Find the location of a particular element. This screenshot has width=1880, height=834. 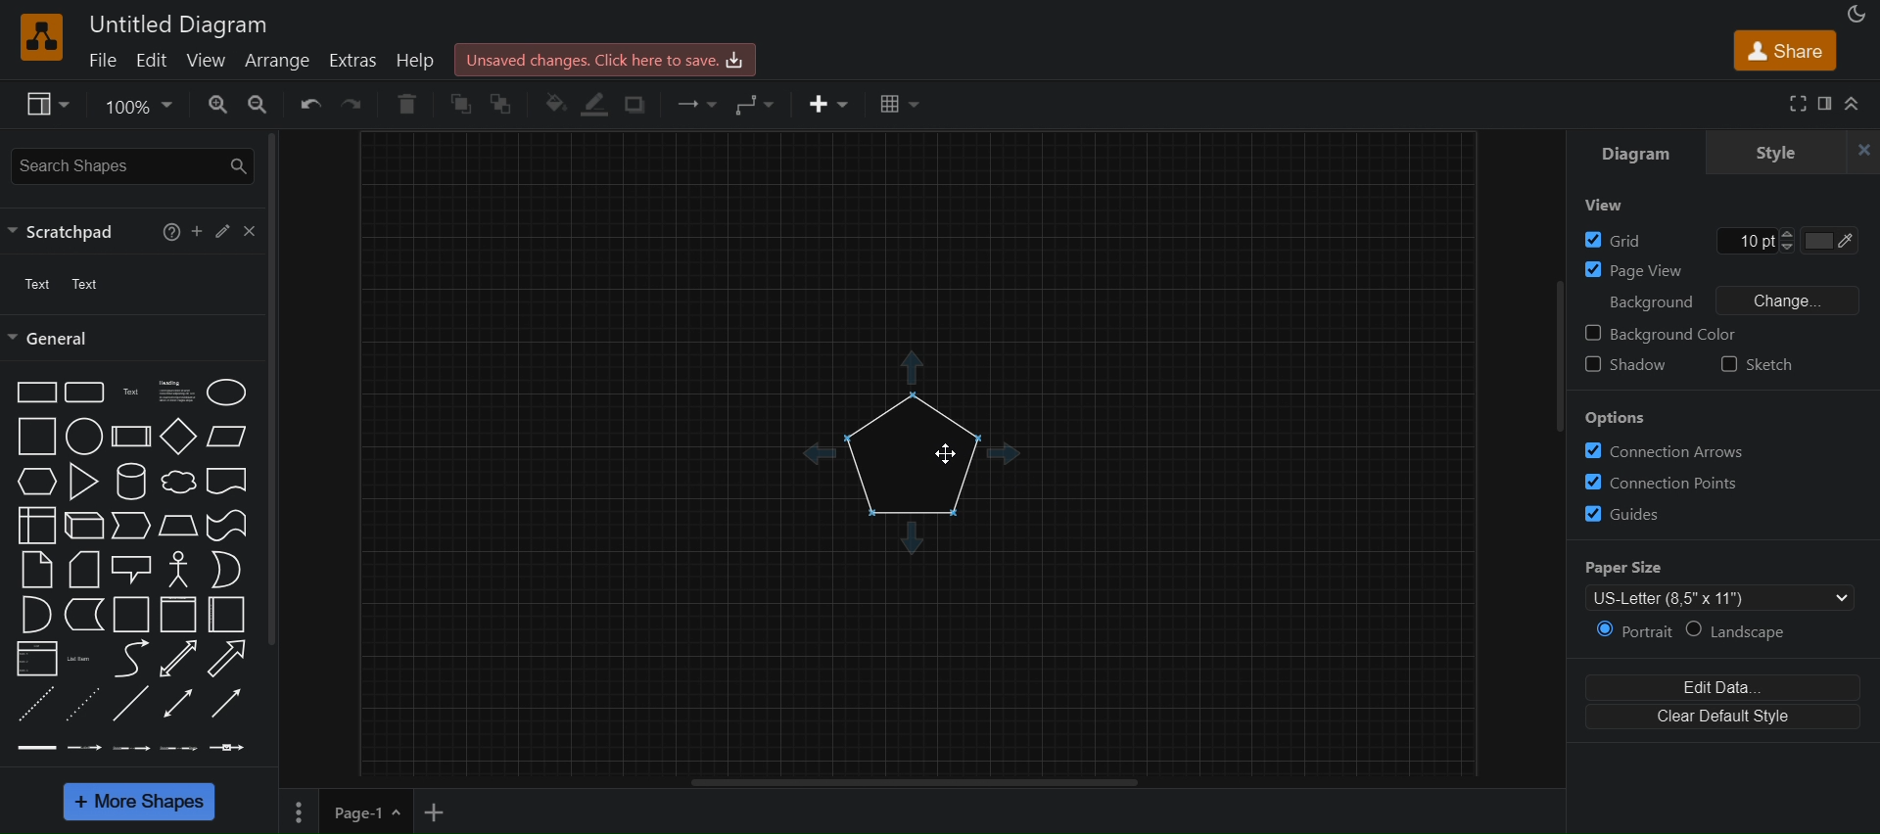

redo is located at coordinates (353, 108).